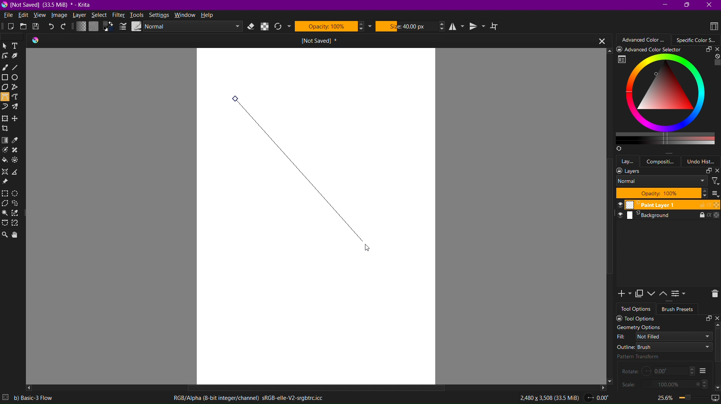 This screenshot has width=721, height=404. I want to click on Assistant Tool, so click(7, 172).